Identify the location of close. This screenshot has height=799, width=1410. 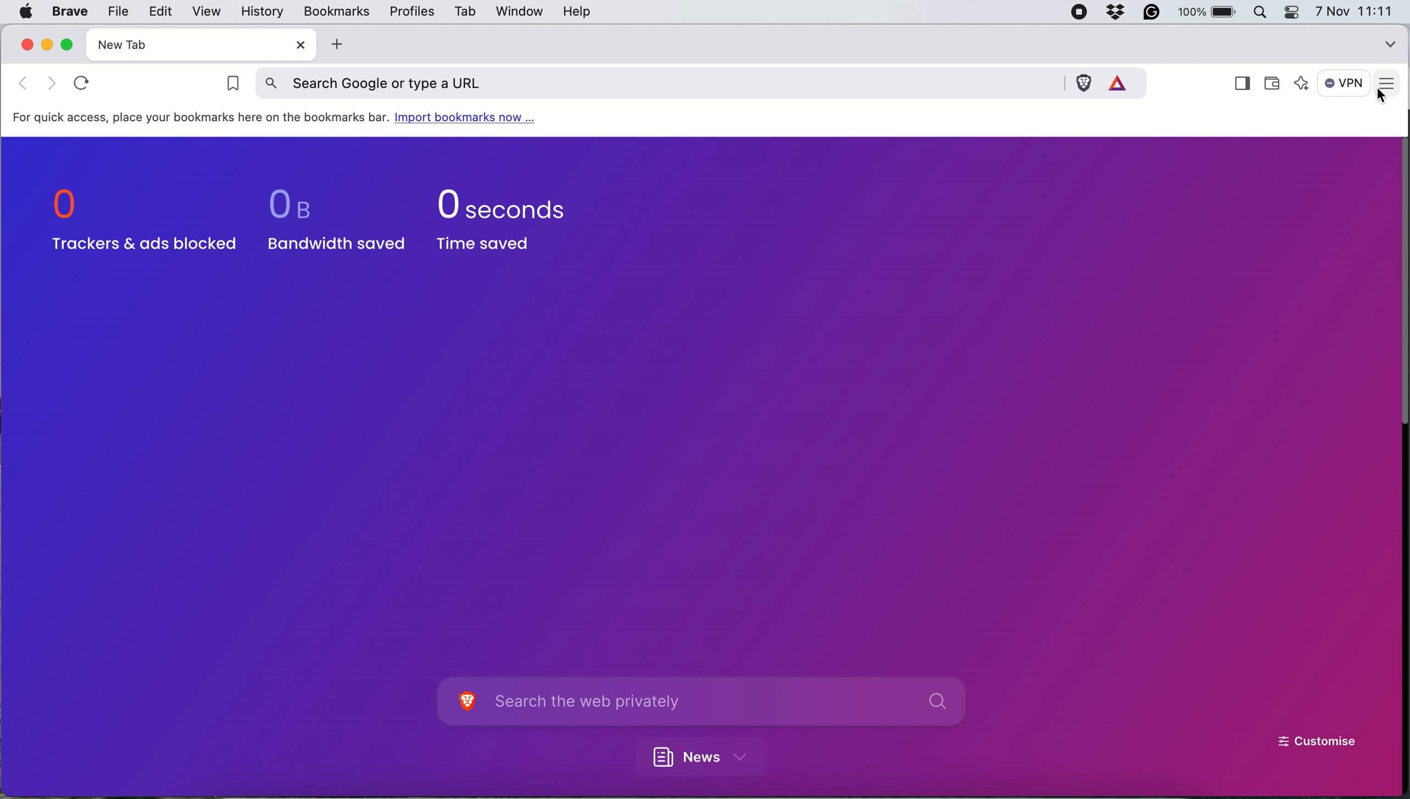
(296, 45).